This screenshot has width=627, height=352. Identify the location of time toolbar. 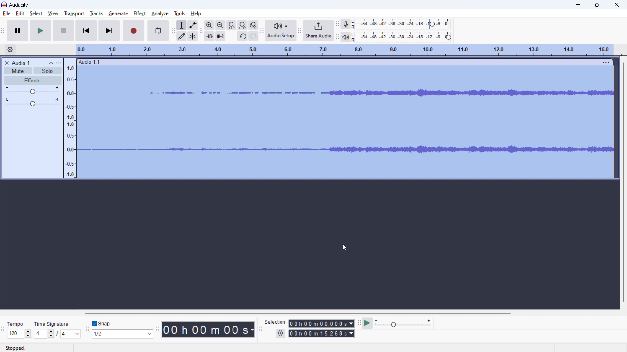
(158, 328).